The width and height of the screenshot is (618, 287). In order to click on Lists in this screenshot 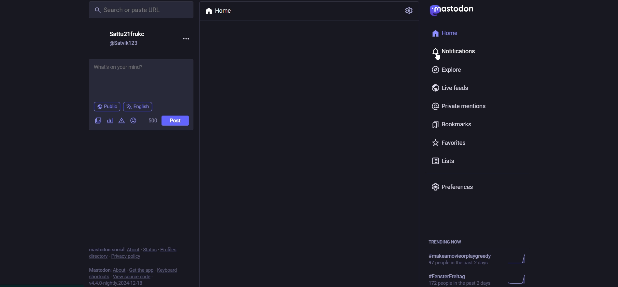, I will do `click(447, 161)`.